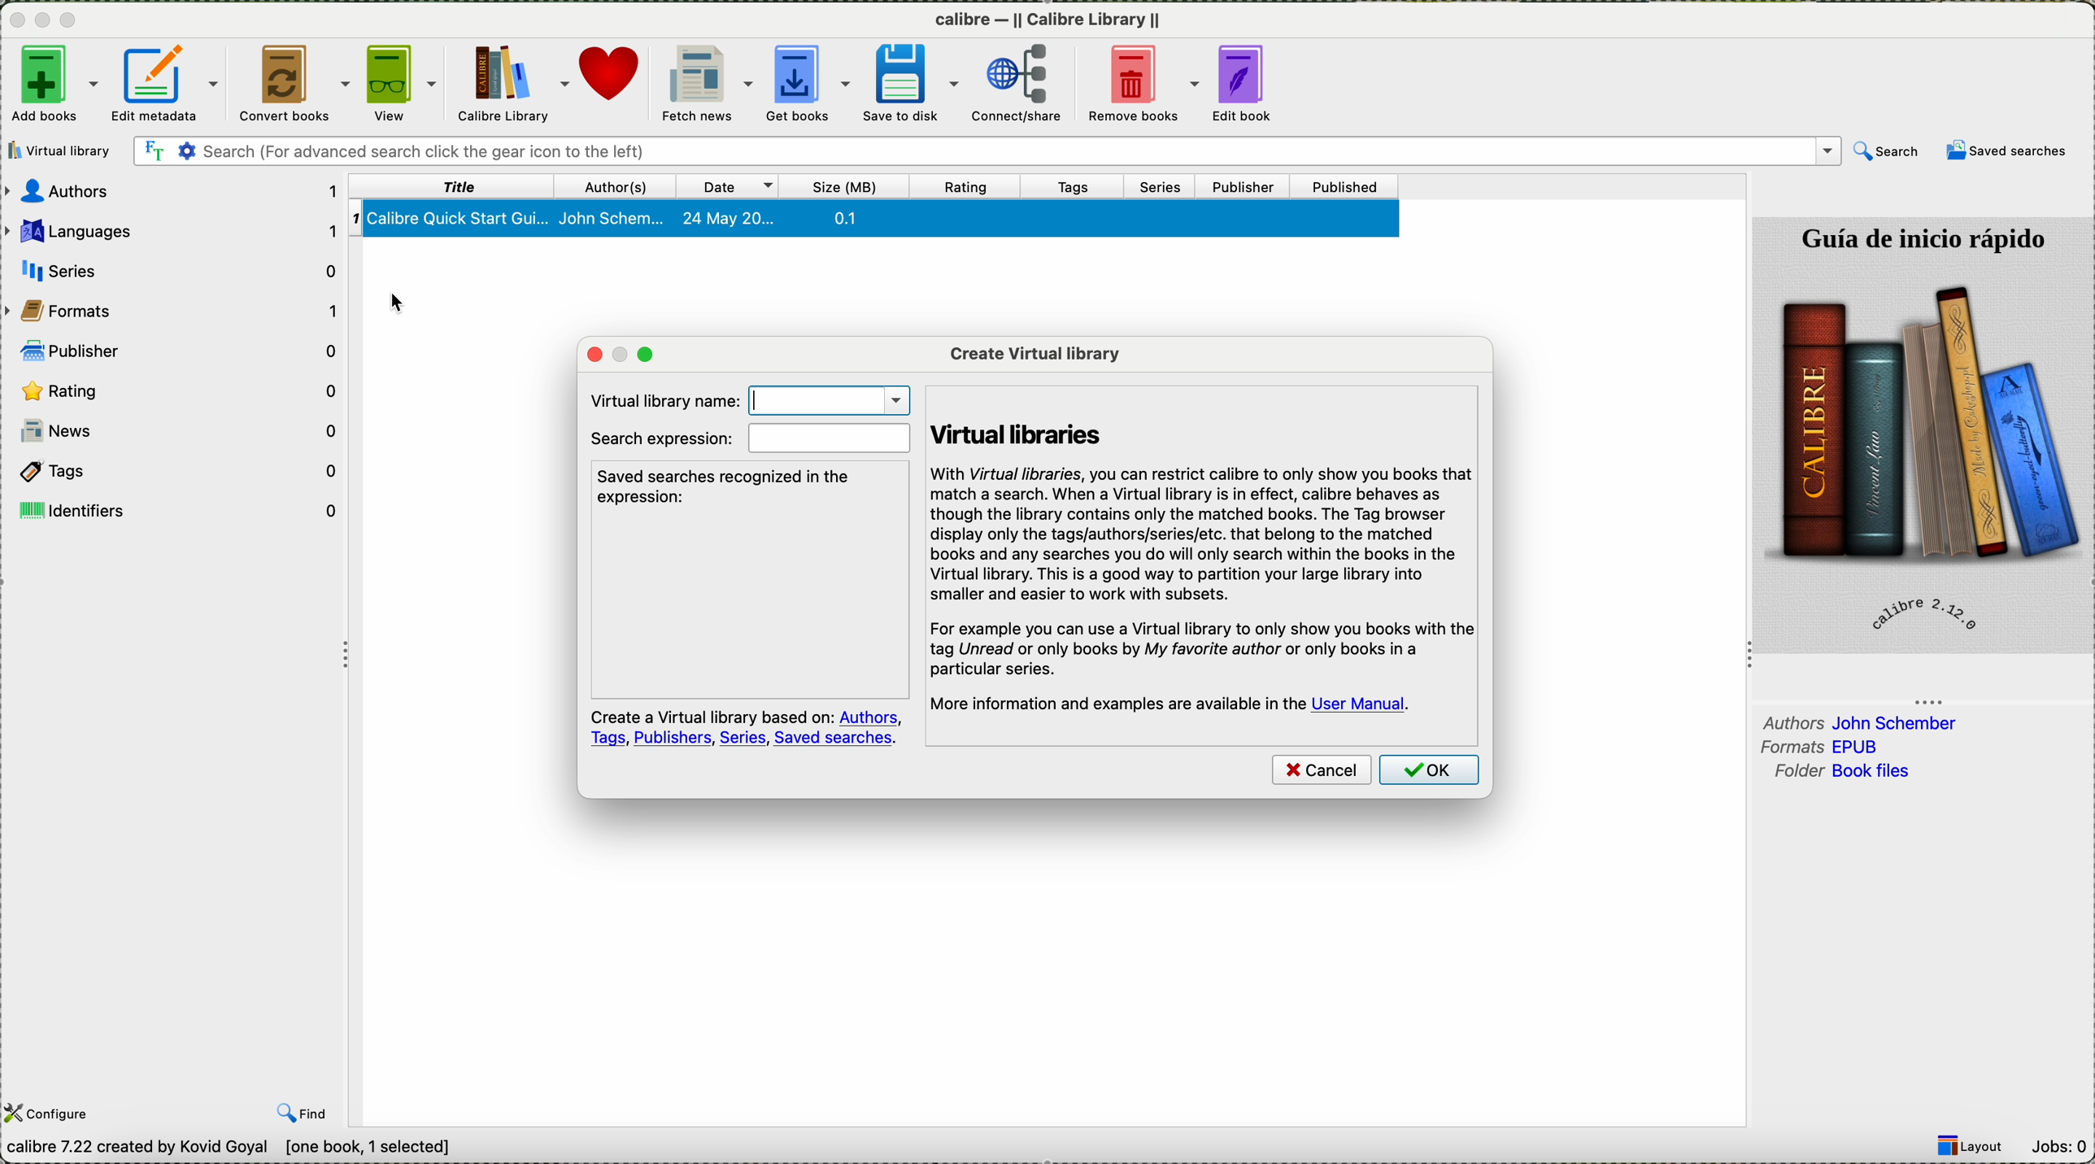  What do you see at coordinates (51, 1113) in the screenshot?
I see `configure` at bounding box center [51, 1113].